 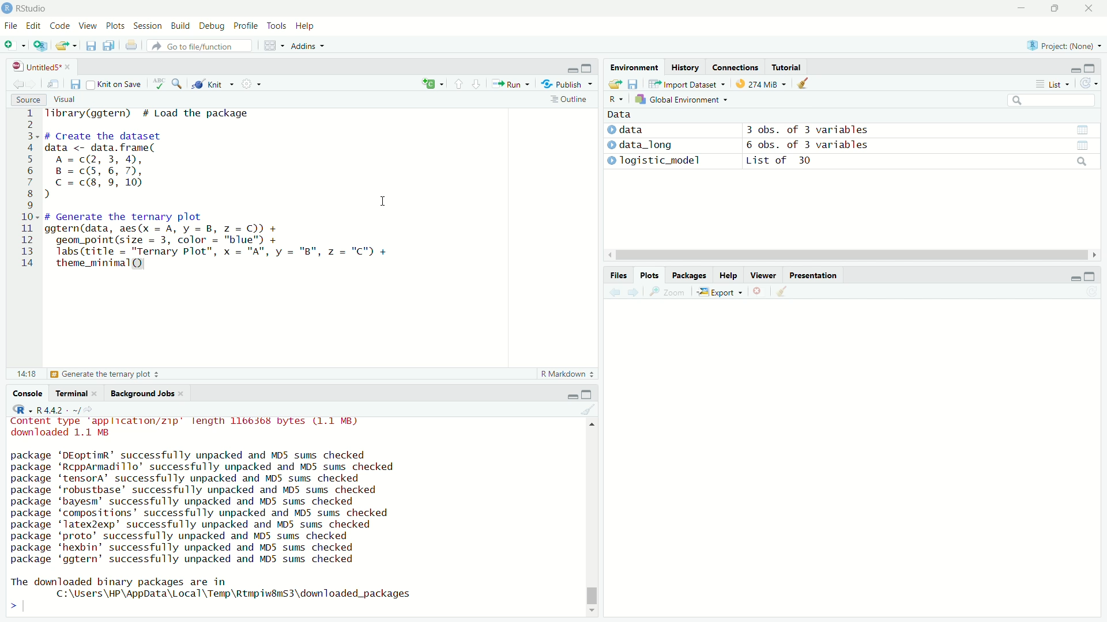 I want to click on save, so click(x=75, y=85).